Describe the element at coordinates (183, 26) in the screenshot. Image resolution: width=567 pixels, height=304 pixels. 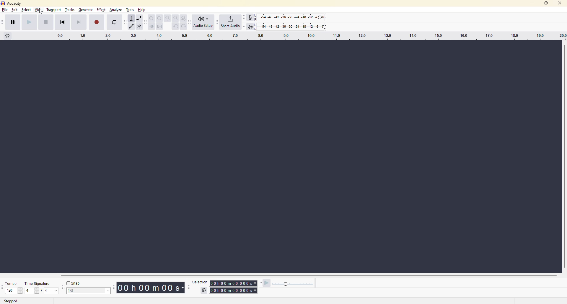
I see `redo` at that location.